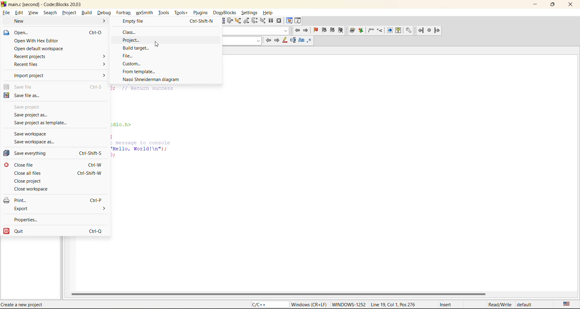 This screenshot has height=309, width=580. Describe the element at coordinates (238, 21) in the screenshot. I see `step into` at that location.